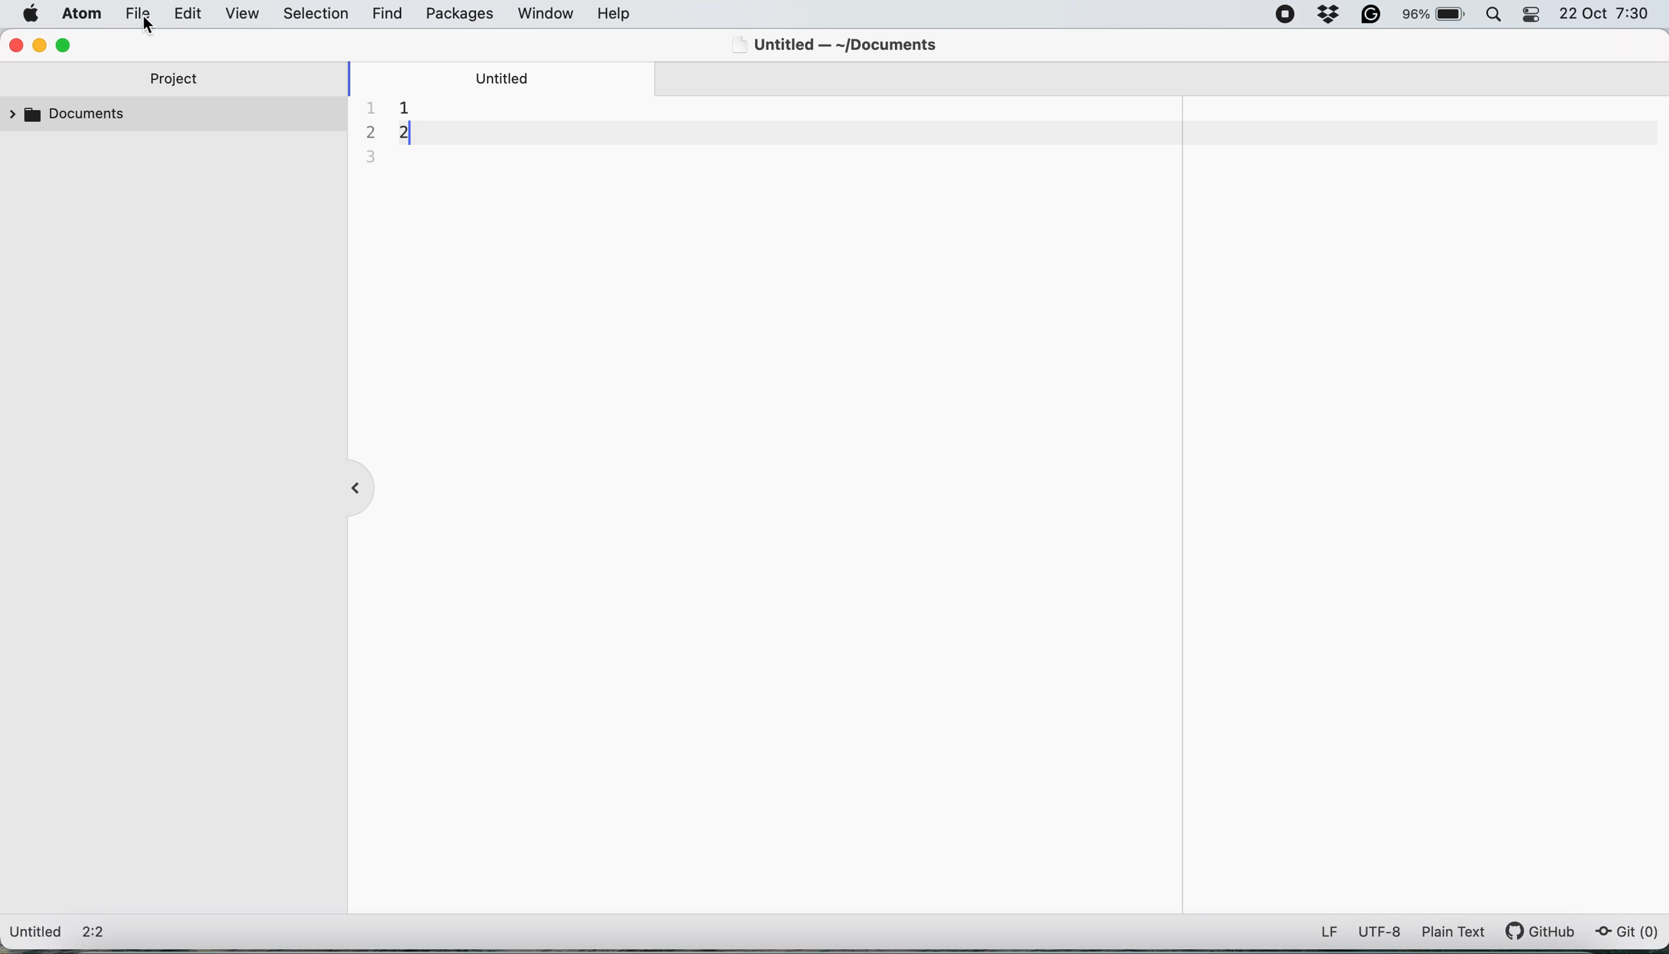 The image size is (1669, 954). I want to click on grammarly, so click(1370, 17).